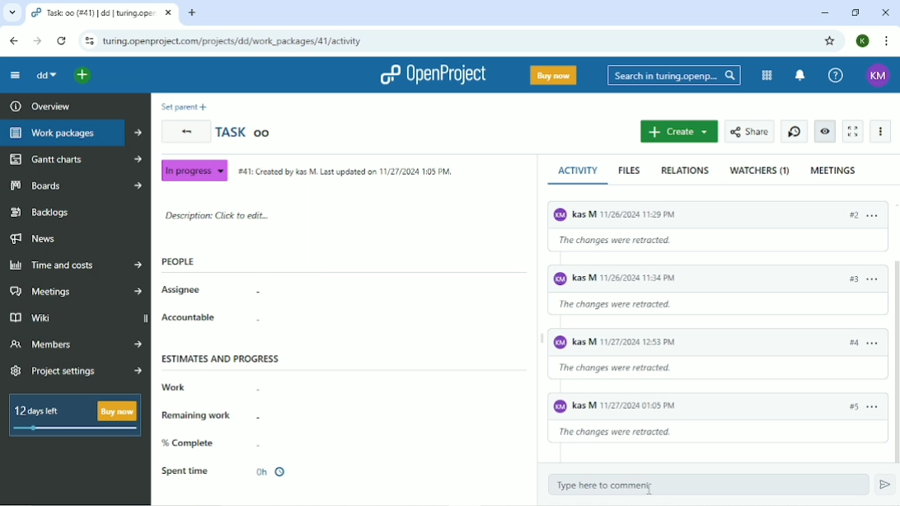 The width and height of the screenshot is (900, 506). Describe the element at coordinates (244, 131) in the screenshot. I see `Task oo` at that location.